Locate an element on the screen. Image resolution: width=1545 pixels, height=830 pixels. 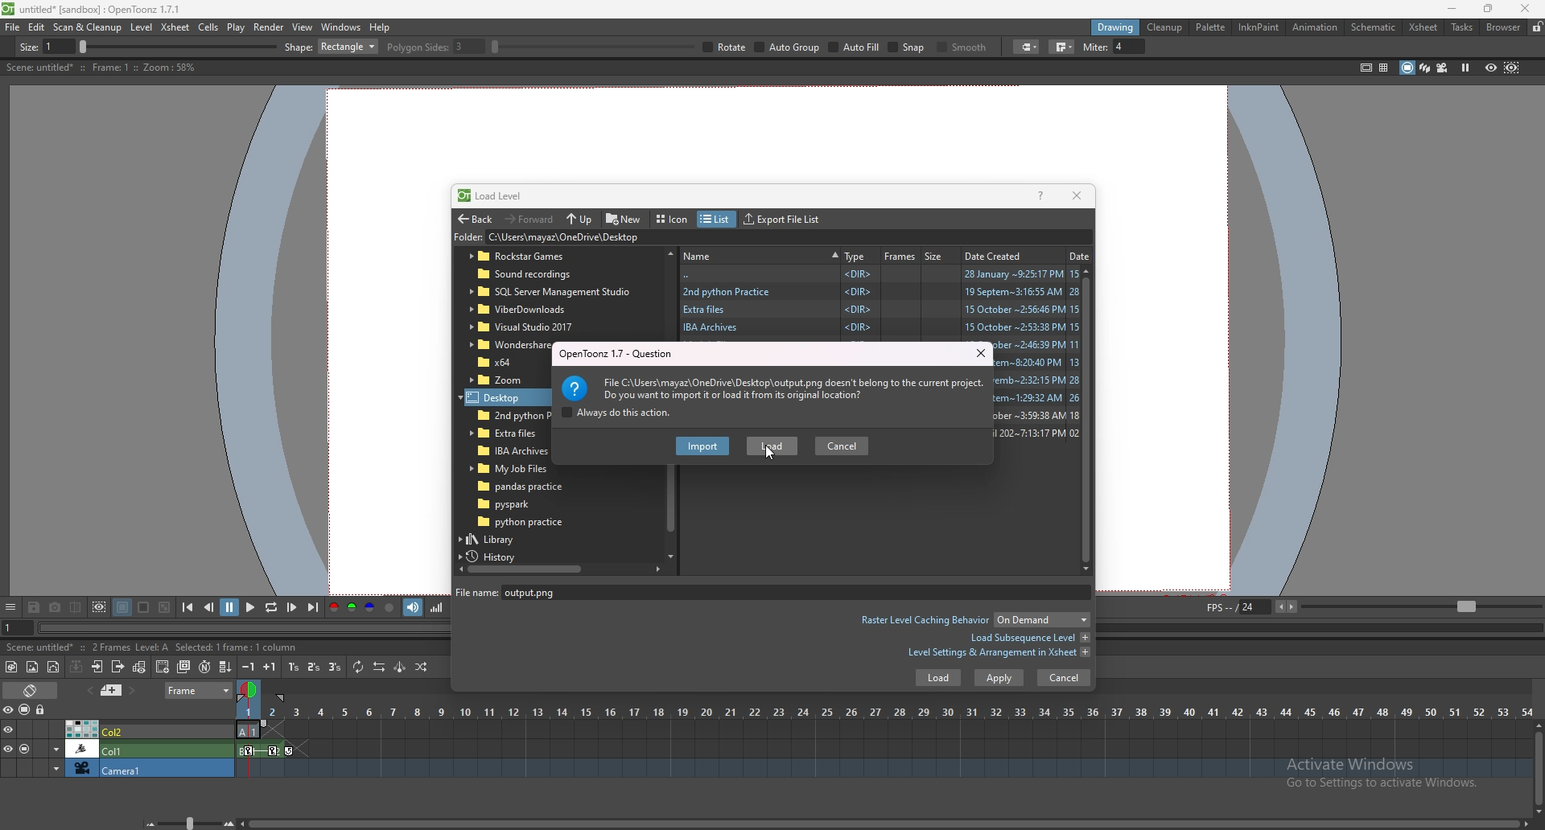
loop is located at coordinates (270, 608).